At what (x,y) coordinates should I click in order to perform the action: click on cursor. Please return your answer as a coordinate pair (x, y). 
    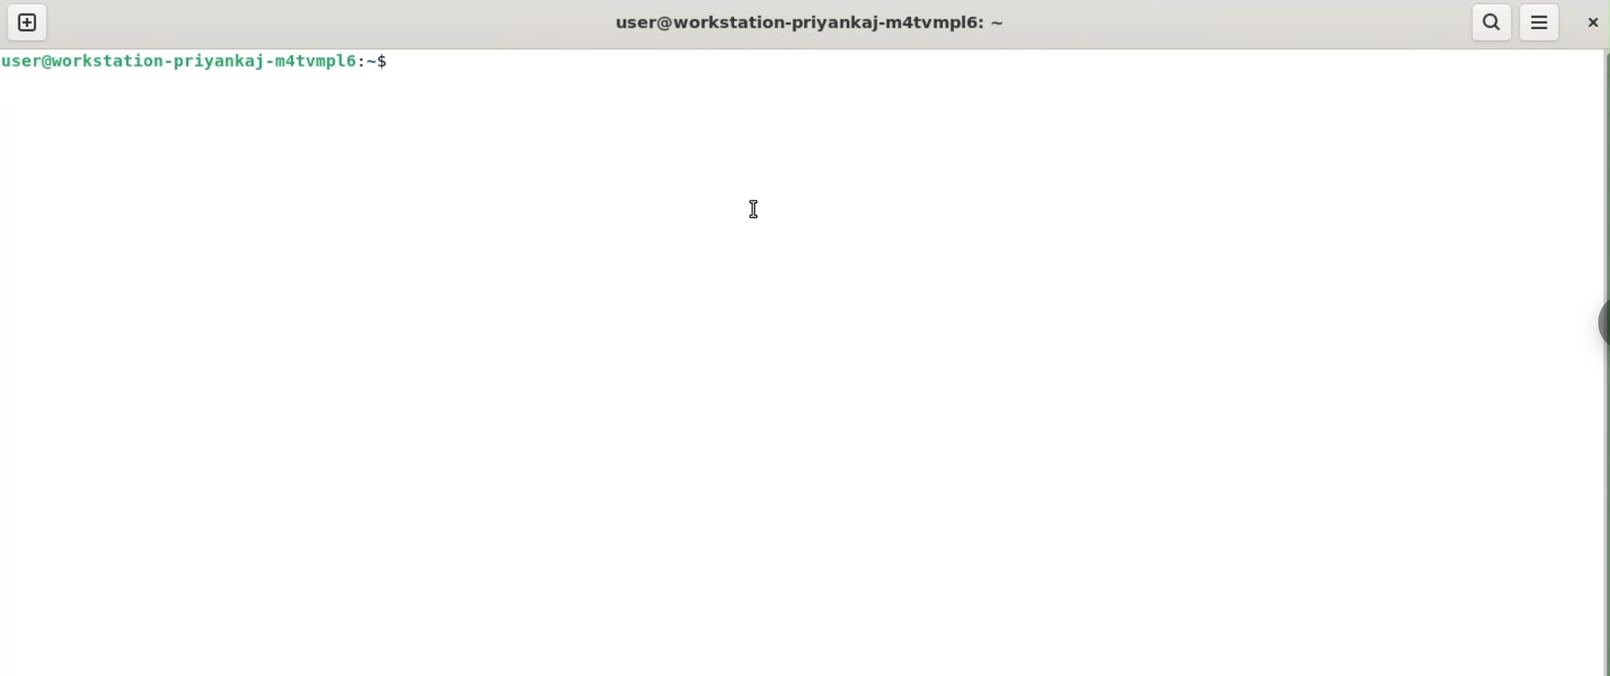
    Looking at the image, I should click on (751, 210).